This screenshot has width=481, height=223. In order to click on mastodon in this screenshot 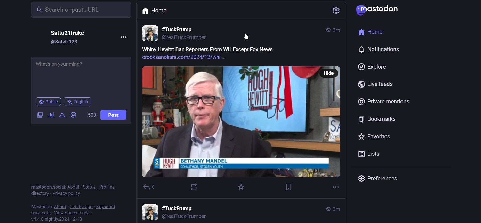, I will do `click(41, 206)`.